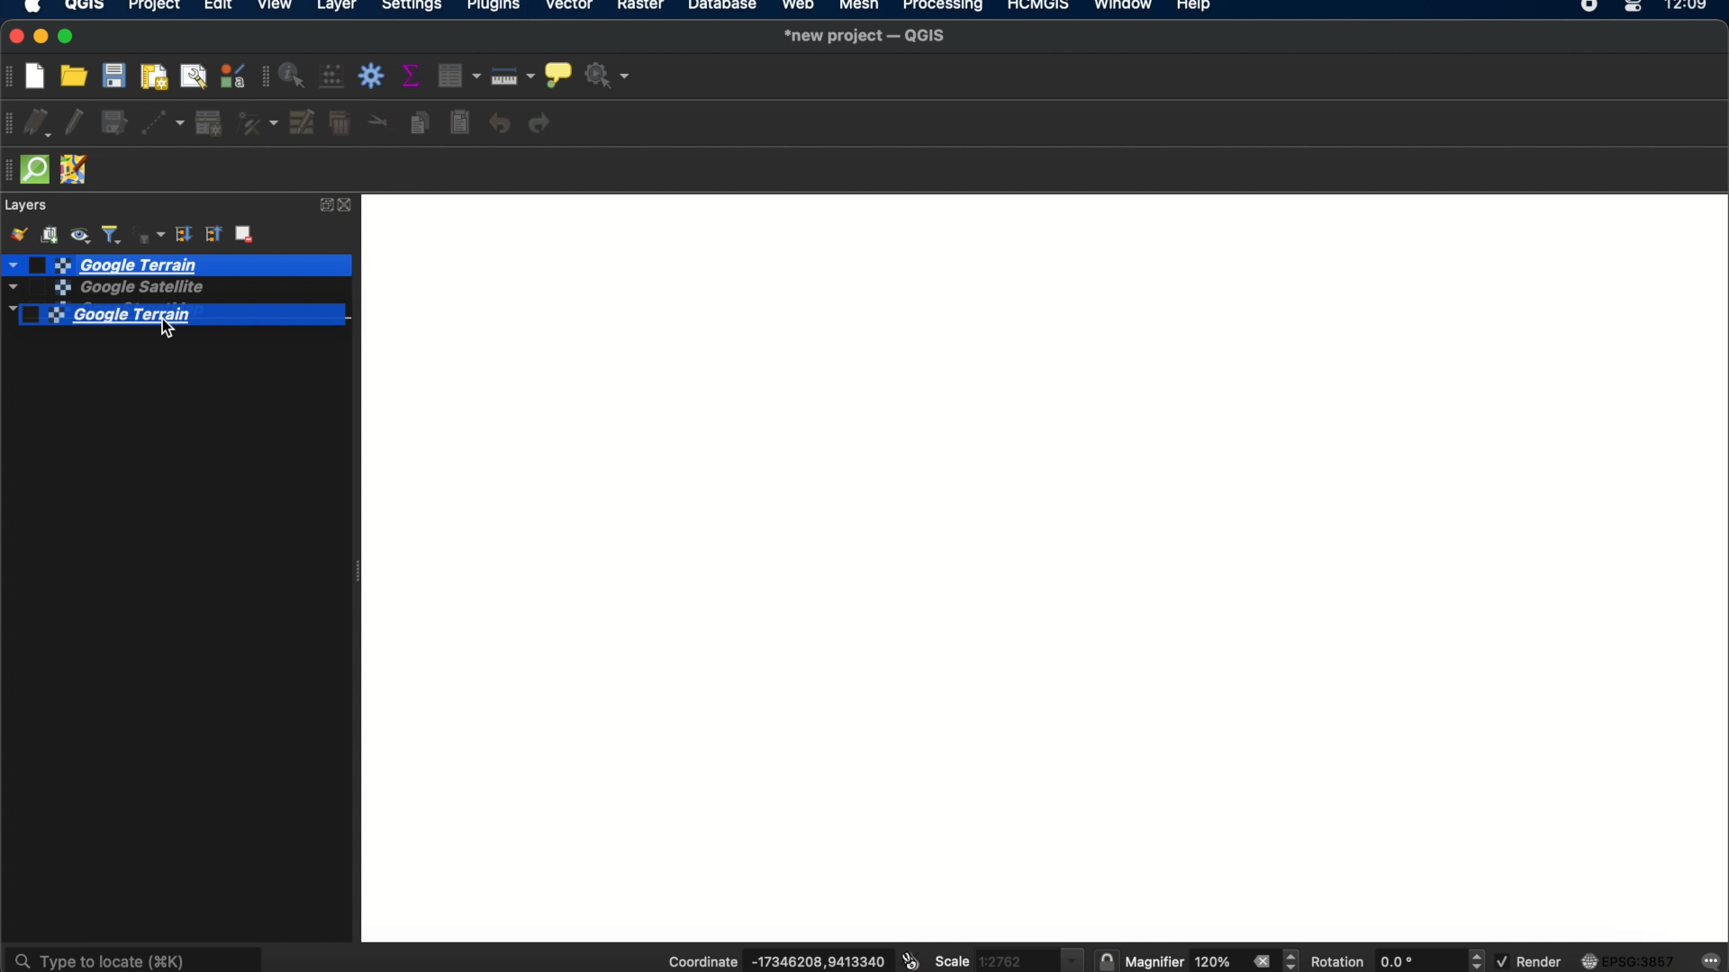 The height and width of the screenshot is (972, 1729). What do you see at coordinates (247, 237) in the screenshot?
I see `remove layer group` at bounding box center [247, 237].